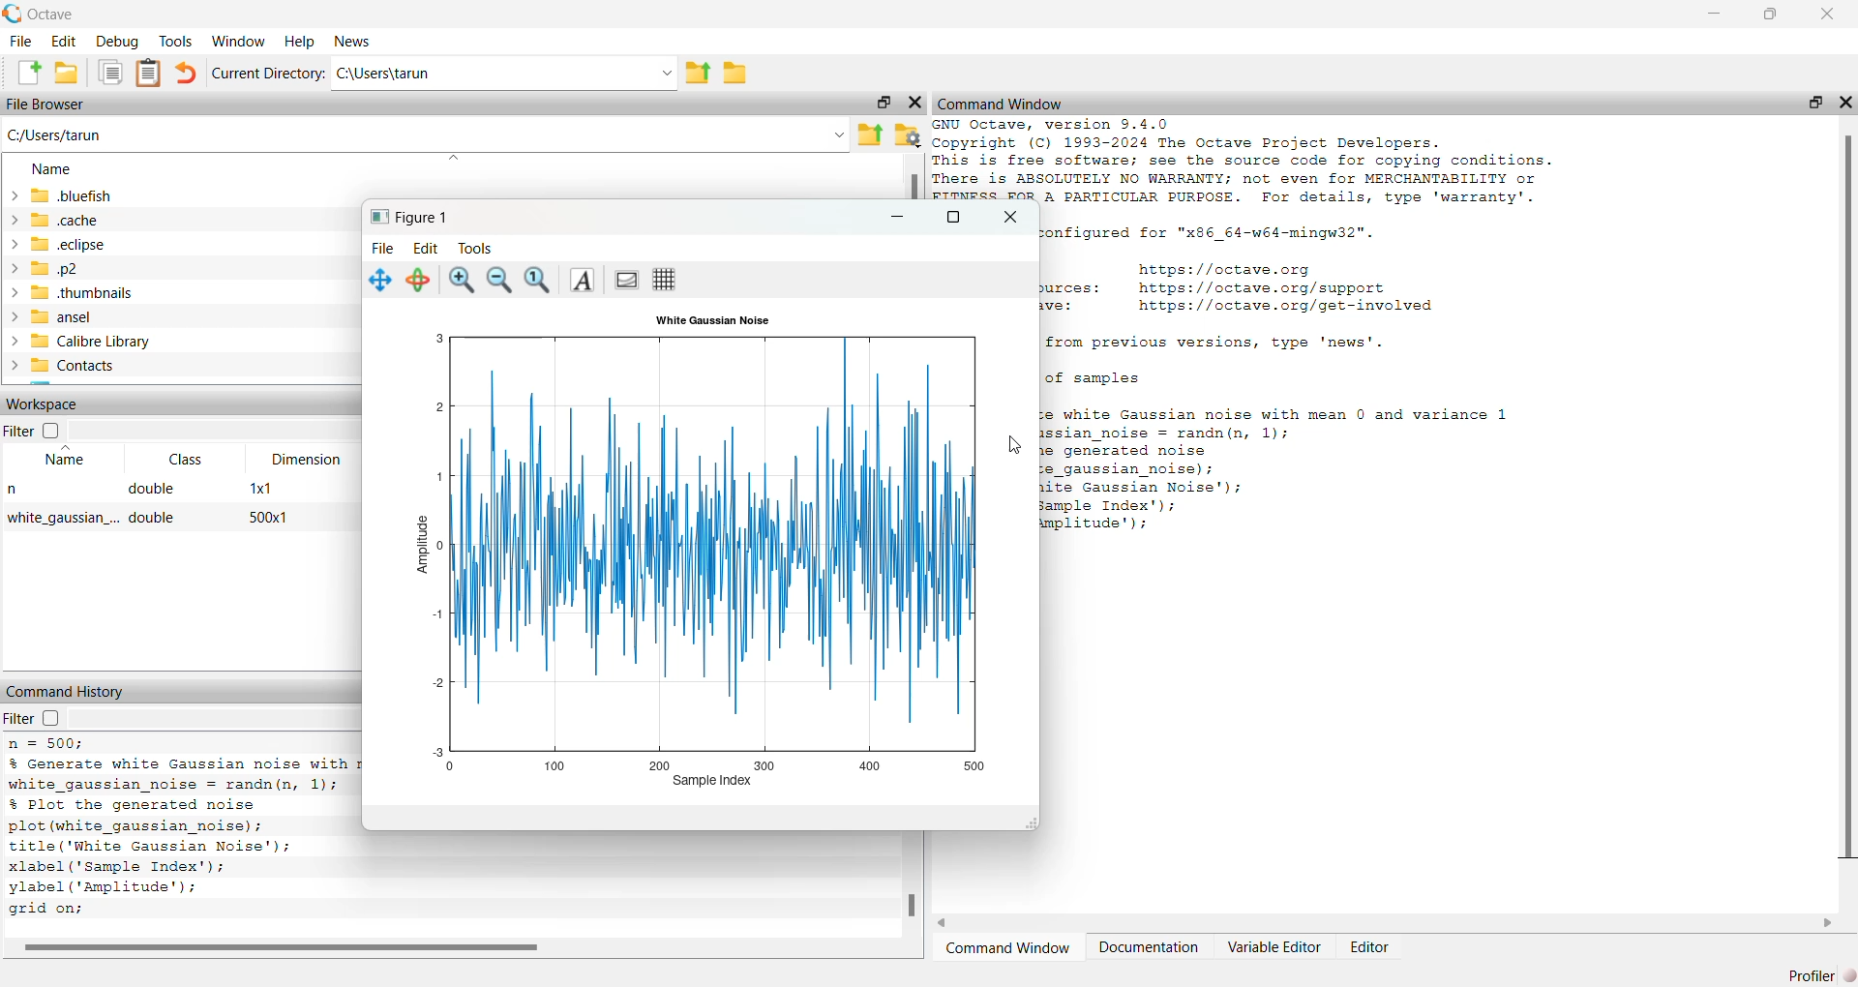  What do you see at coordinates (56, 430) in the screenshot?
I see `checkbox` at bounding box center [56, 430].